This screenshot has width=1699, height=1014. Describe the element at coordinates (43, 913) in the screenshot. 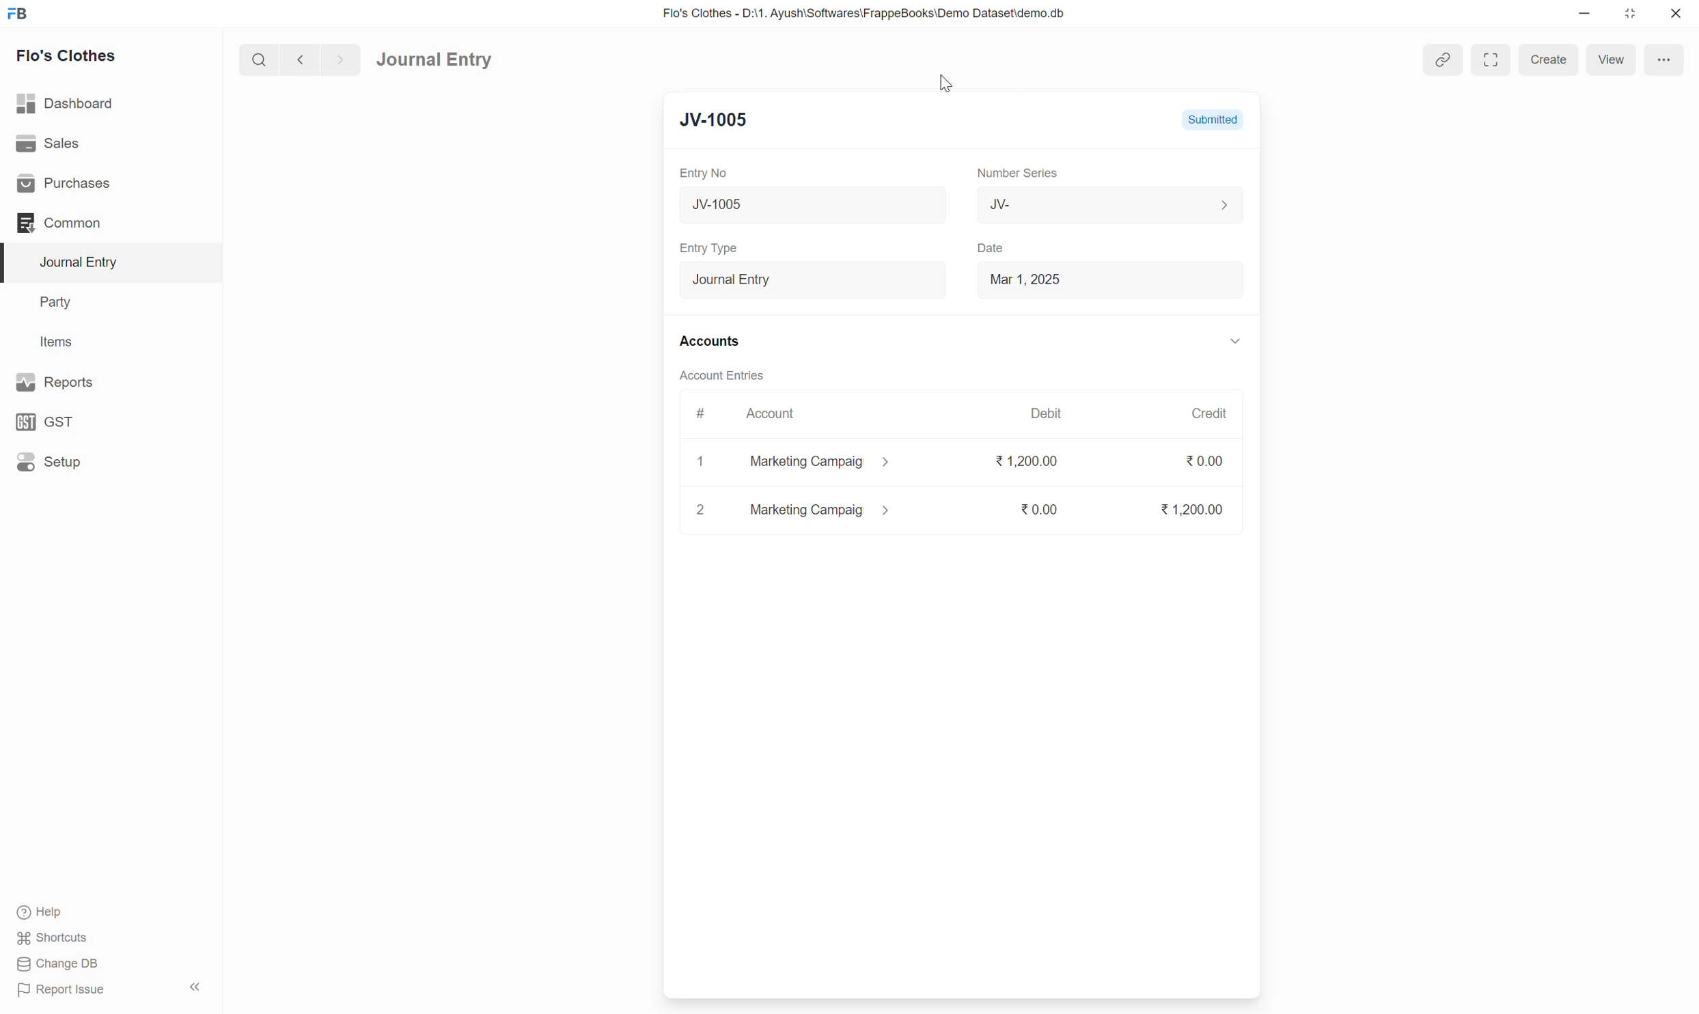

I see `Help` at that location.